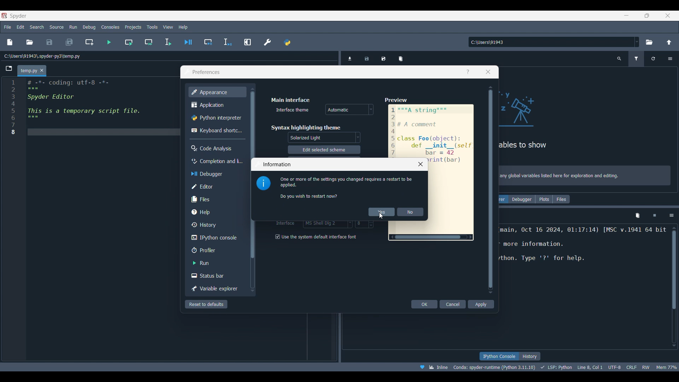 The width and height of the screenshot is (679, 382). Describe the element at coordinates (319, 237) in the screenshot. I see `Toggle for system default font` at that location.